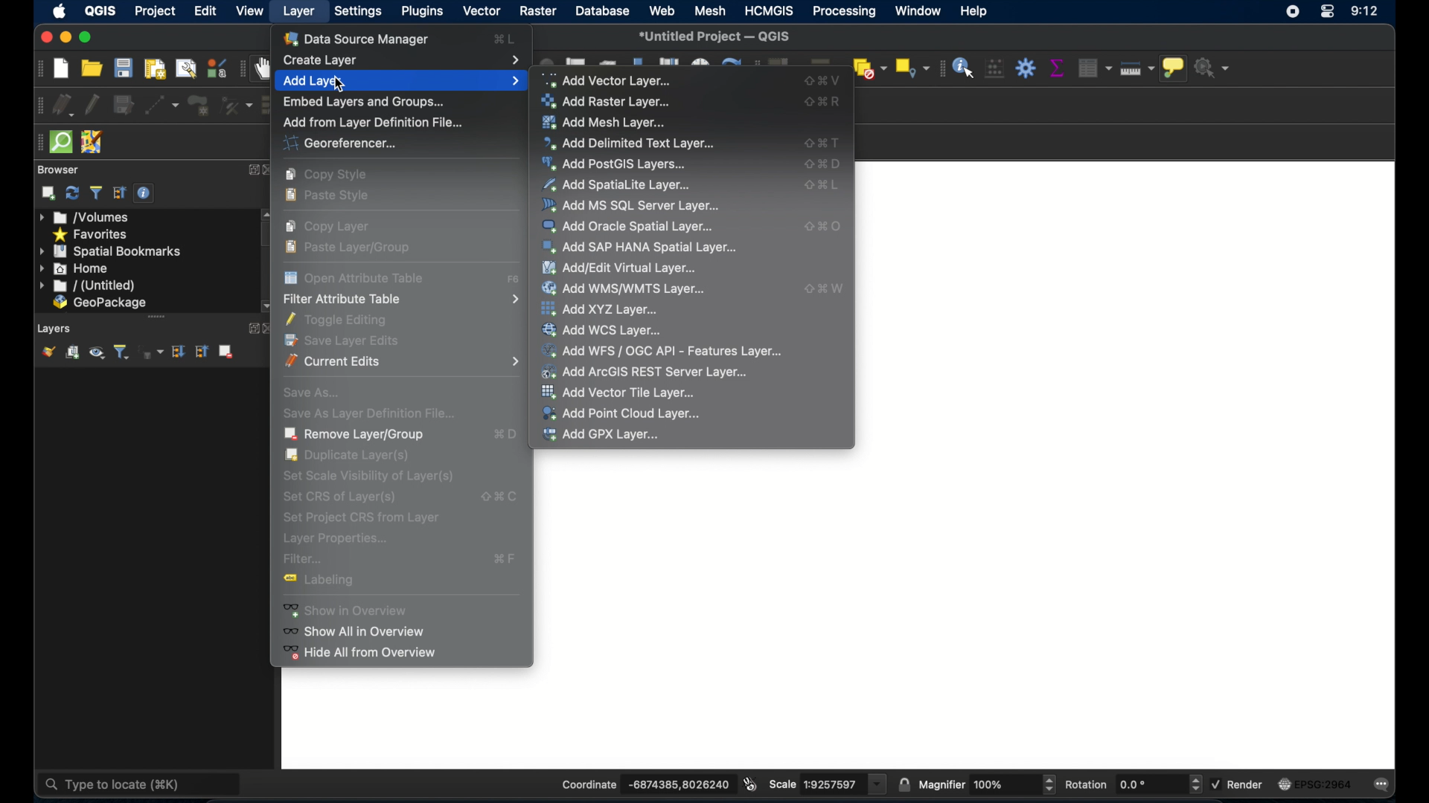 The image size is (1429, 803). Describe the element at coordinates (155, 354) in the screenshot. I see `filter legend by expression` at that location.